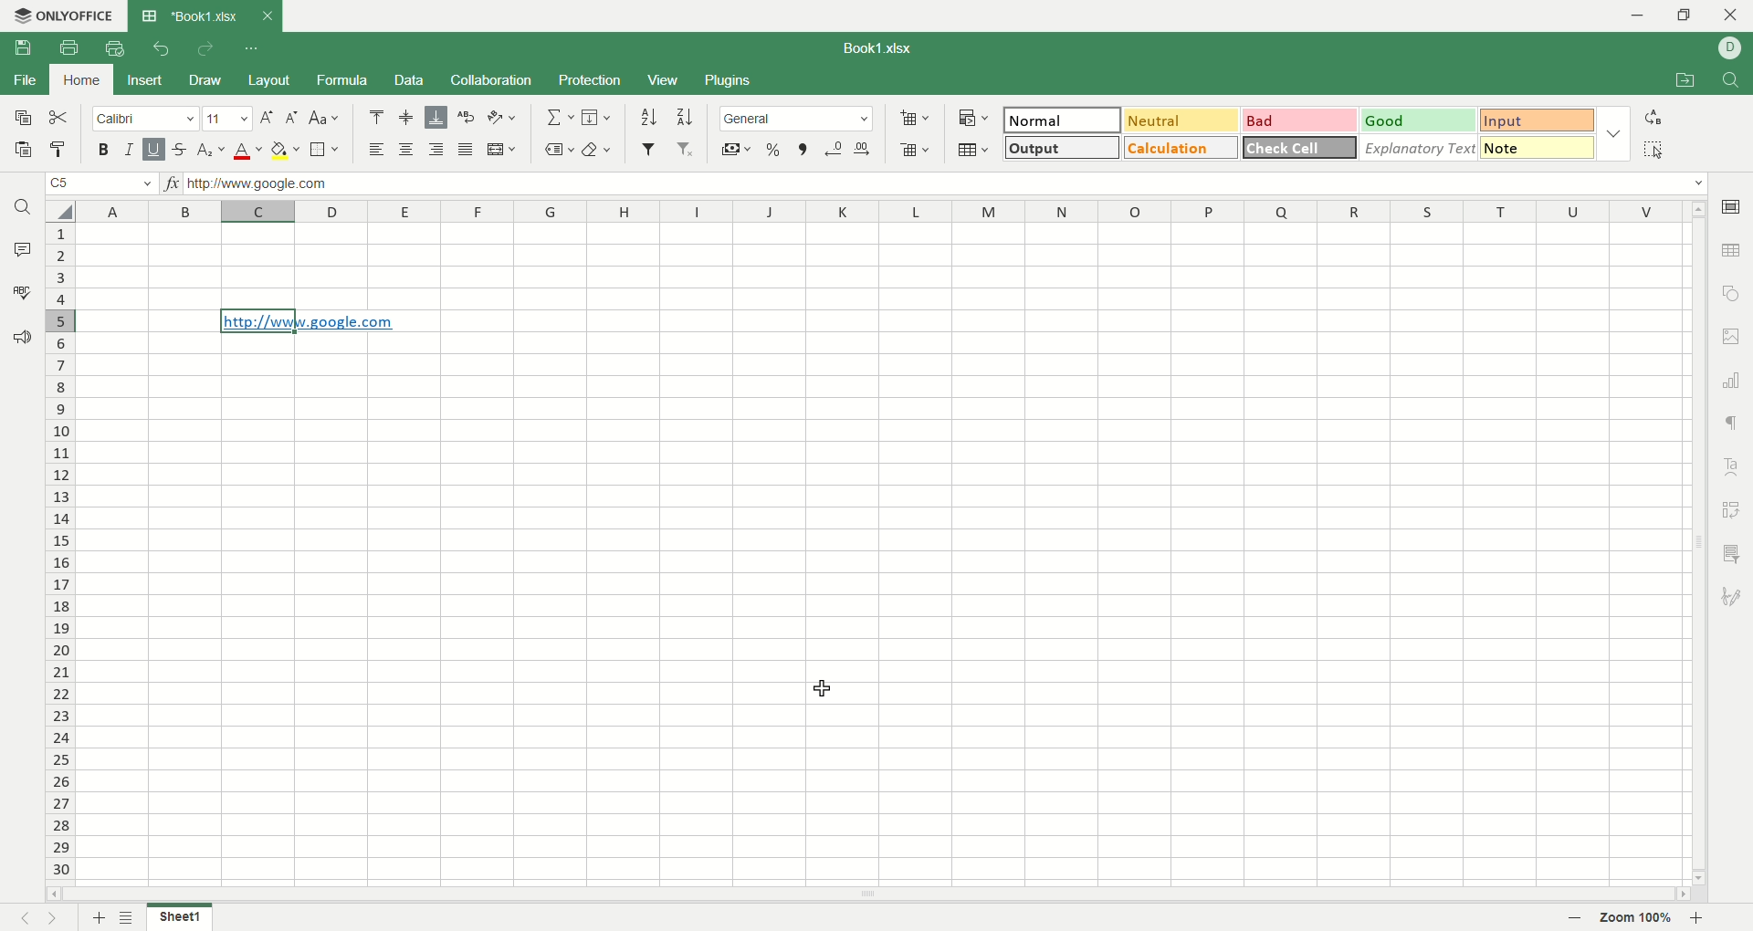  I want to click on fill color, so click(286, 151).